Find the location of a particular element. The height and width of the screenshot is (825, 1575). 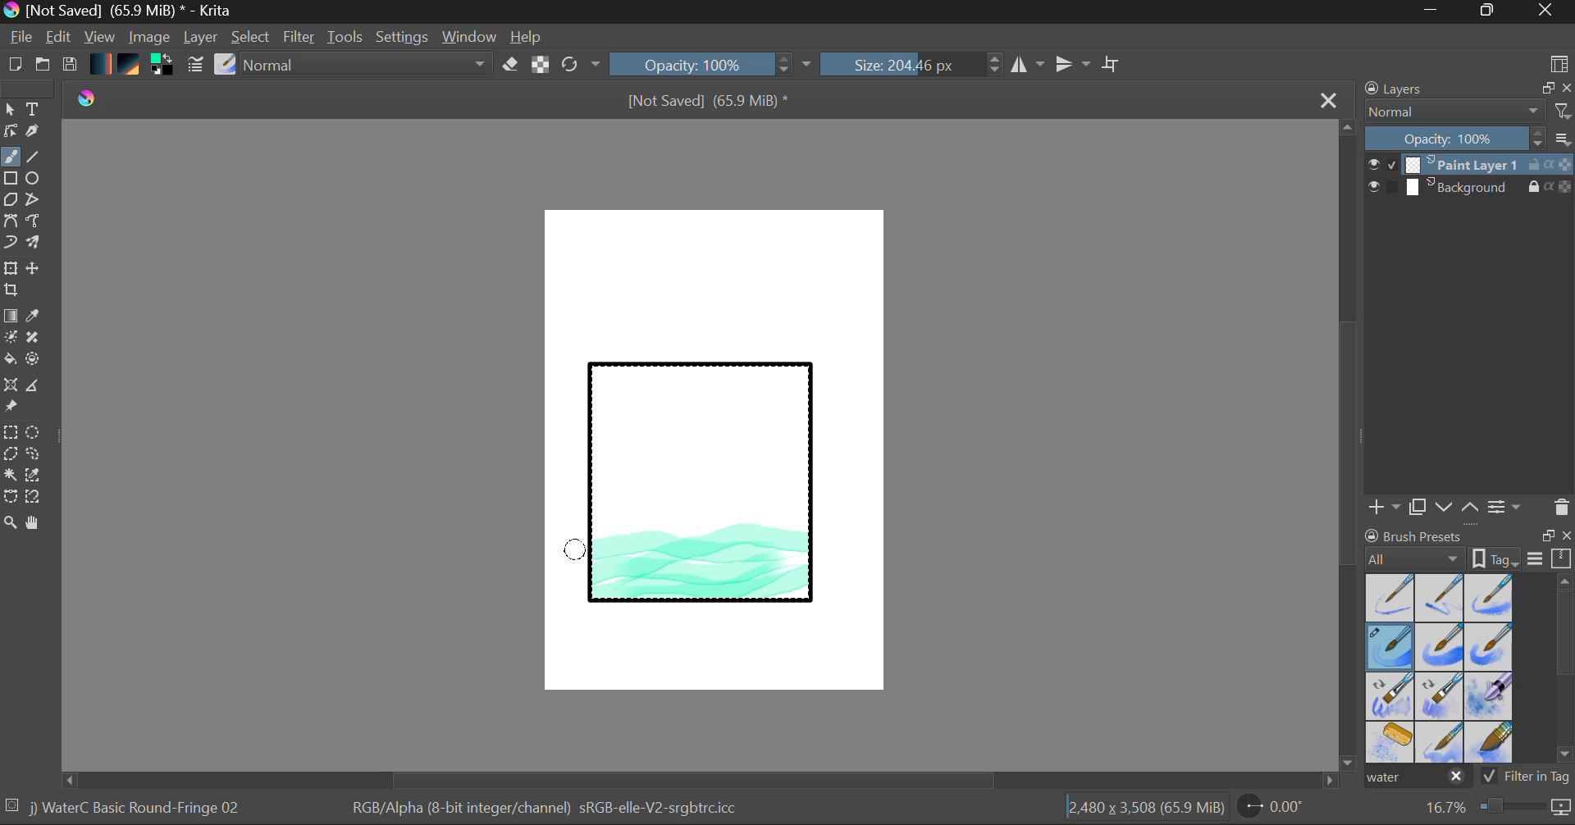

Blending Mode is located at coordinates (1468, 112).